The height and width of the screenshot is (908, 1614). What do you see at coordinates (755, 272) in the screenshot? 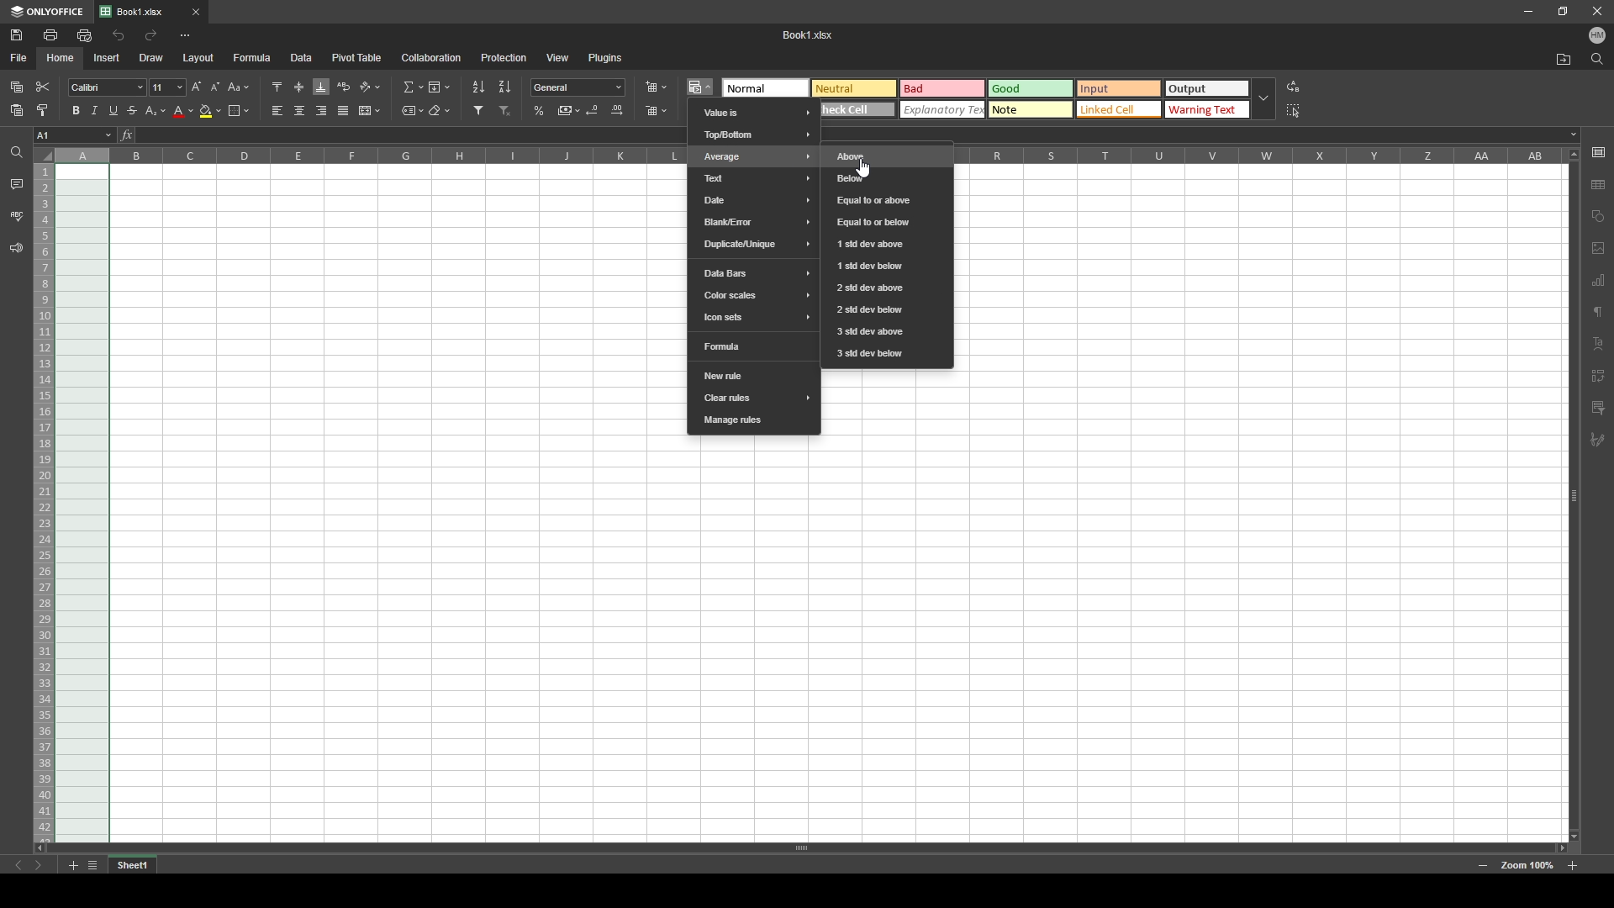
I see `data bars` at bounding box center [755, 272].